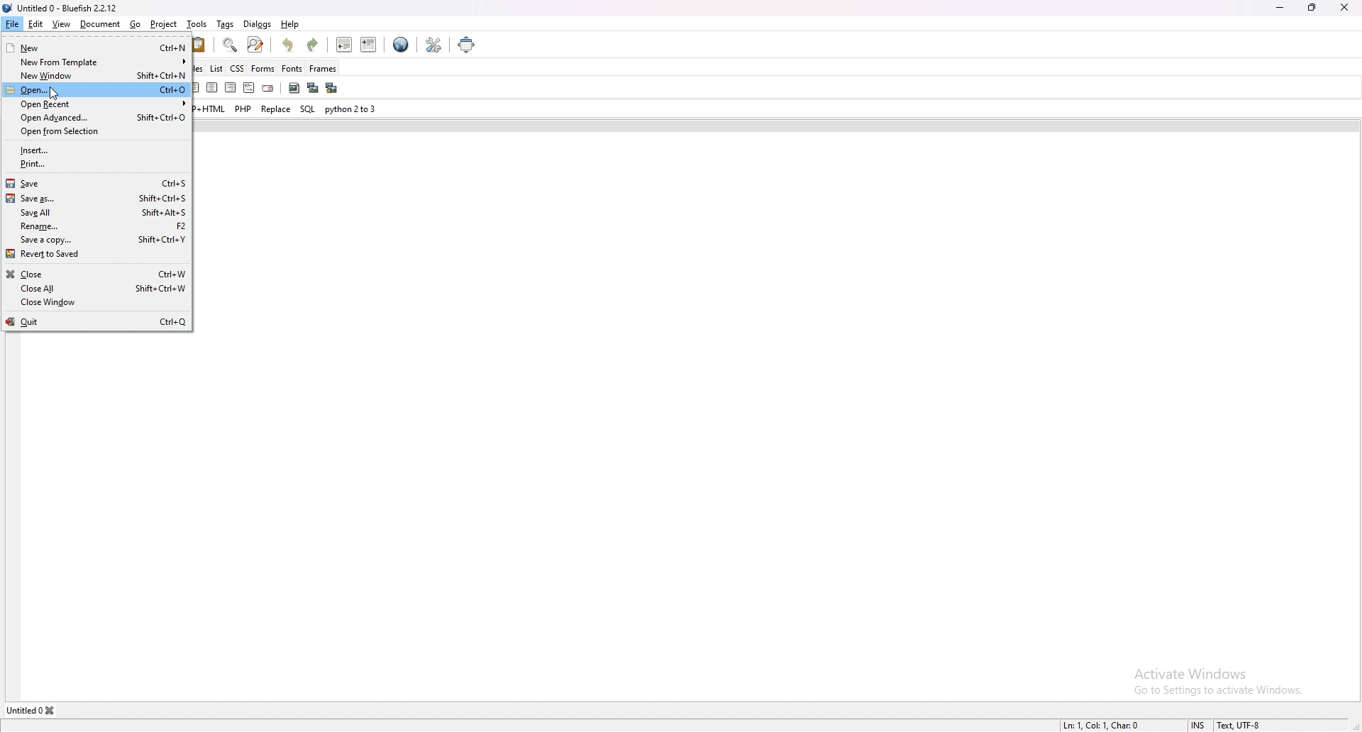  Describe the element at coordinates (164, 212) in the screenshot. I see `Shifts Alt+S` at that location.